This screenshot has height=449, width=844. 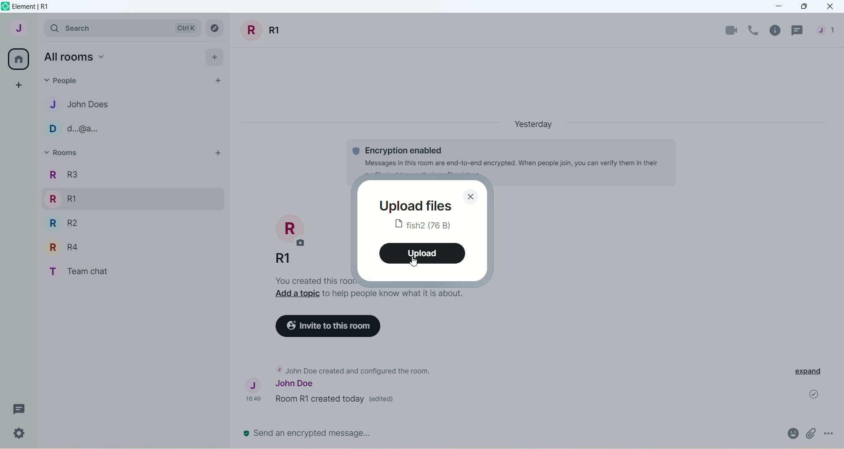 What do you see at coordinates (75, 30) in the screenshot?
I see `search` at bounding box center [75, 30].